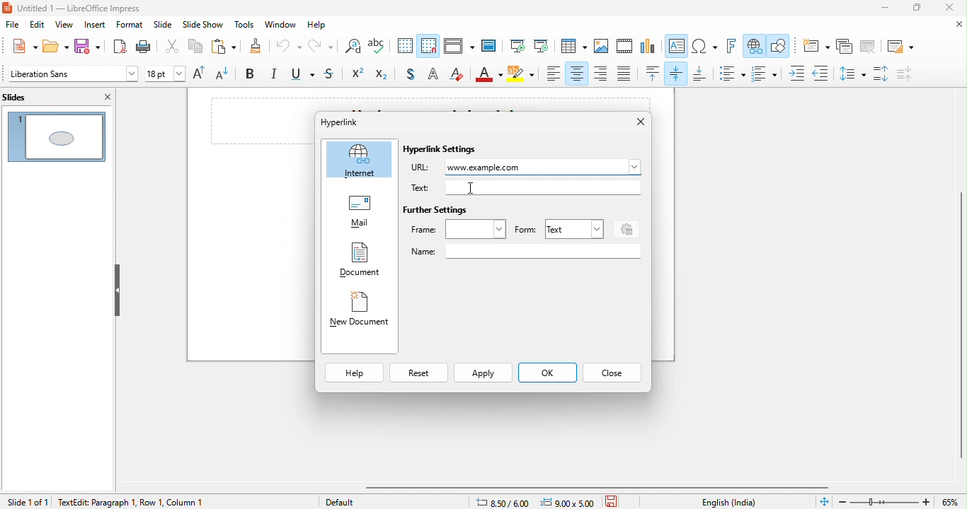 This screenshot has width=967, height=509. I want to click on redo, so click(320, 48).